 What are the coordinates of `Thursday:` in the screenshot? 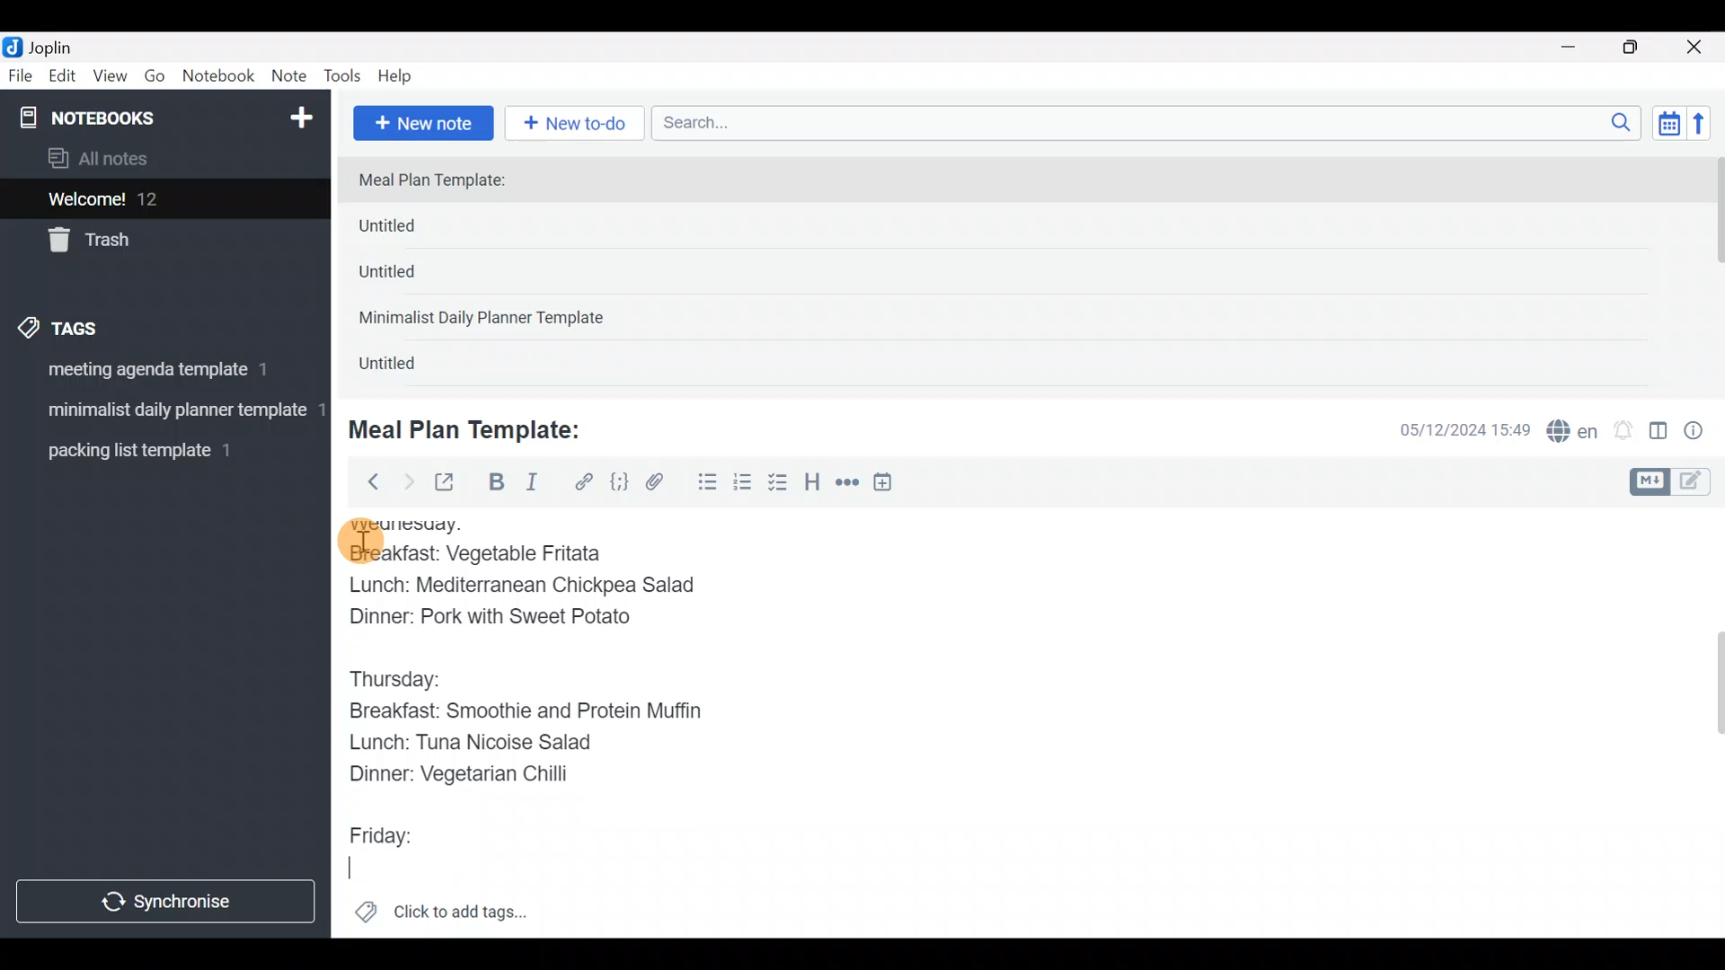 It's located at (399, 676).